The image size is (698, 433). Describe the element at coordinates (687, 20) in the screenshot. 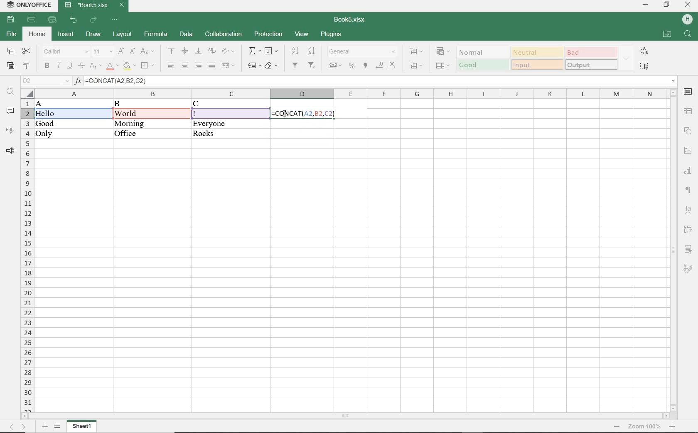

I see `HP` at that location.